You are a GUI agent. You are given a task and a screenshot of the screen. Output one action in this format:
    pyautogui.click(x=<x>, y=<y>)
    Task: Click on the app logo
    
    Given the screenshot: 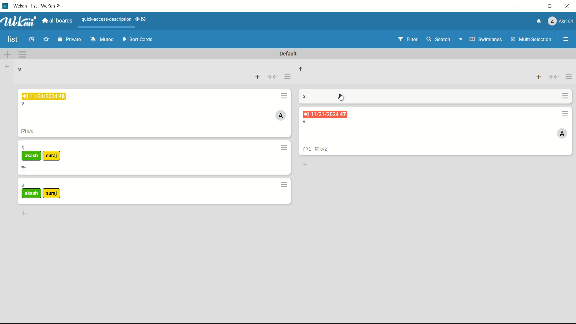 What is the action you would take?
    pyautogui.click(x=19, y=21)
    